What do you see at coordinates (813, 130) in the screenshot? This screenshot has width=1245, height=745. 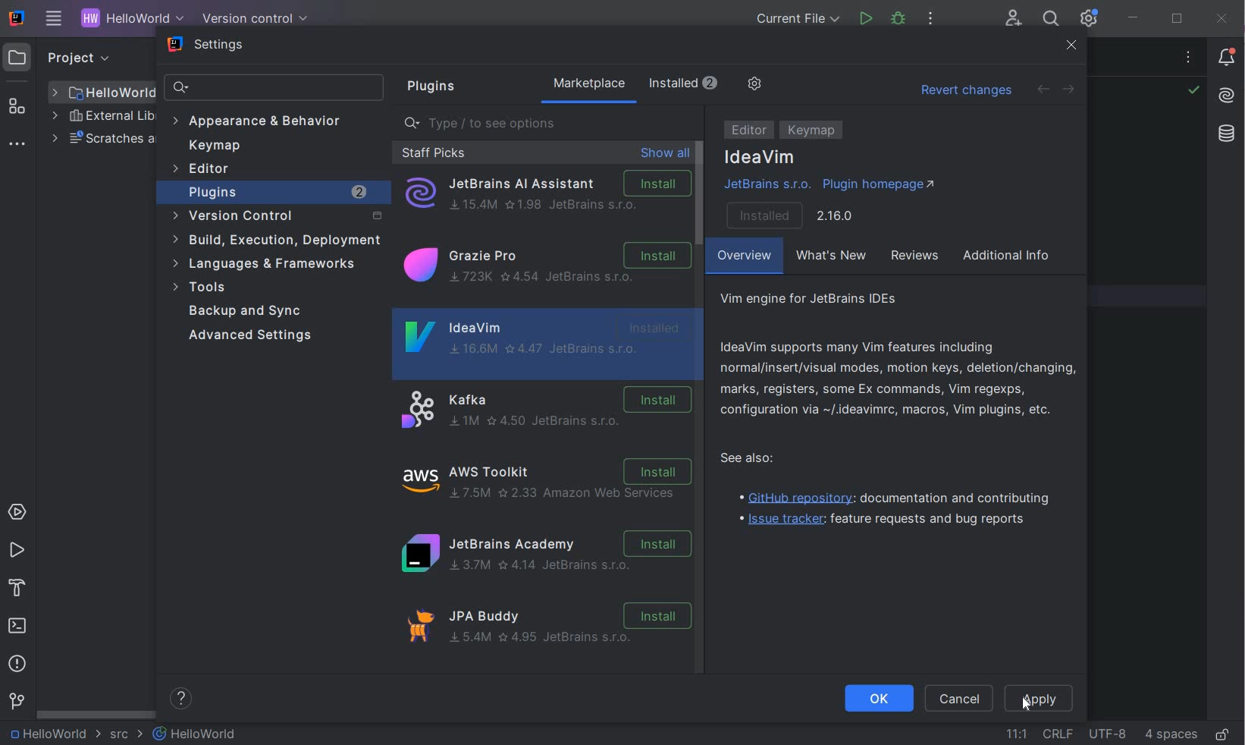 I see `KEYMAP` at bounding box center [813, 130].